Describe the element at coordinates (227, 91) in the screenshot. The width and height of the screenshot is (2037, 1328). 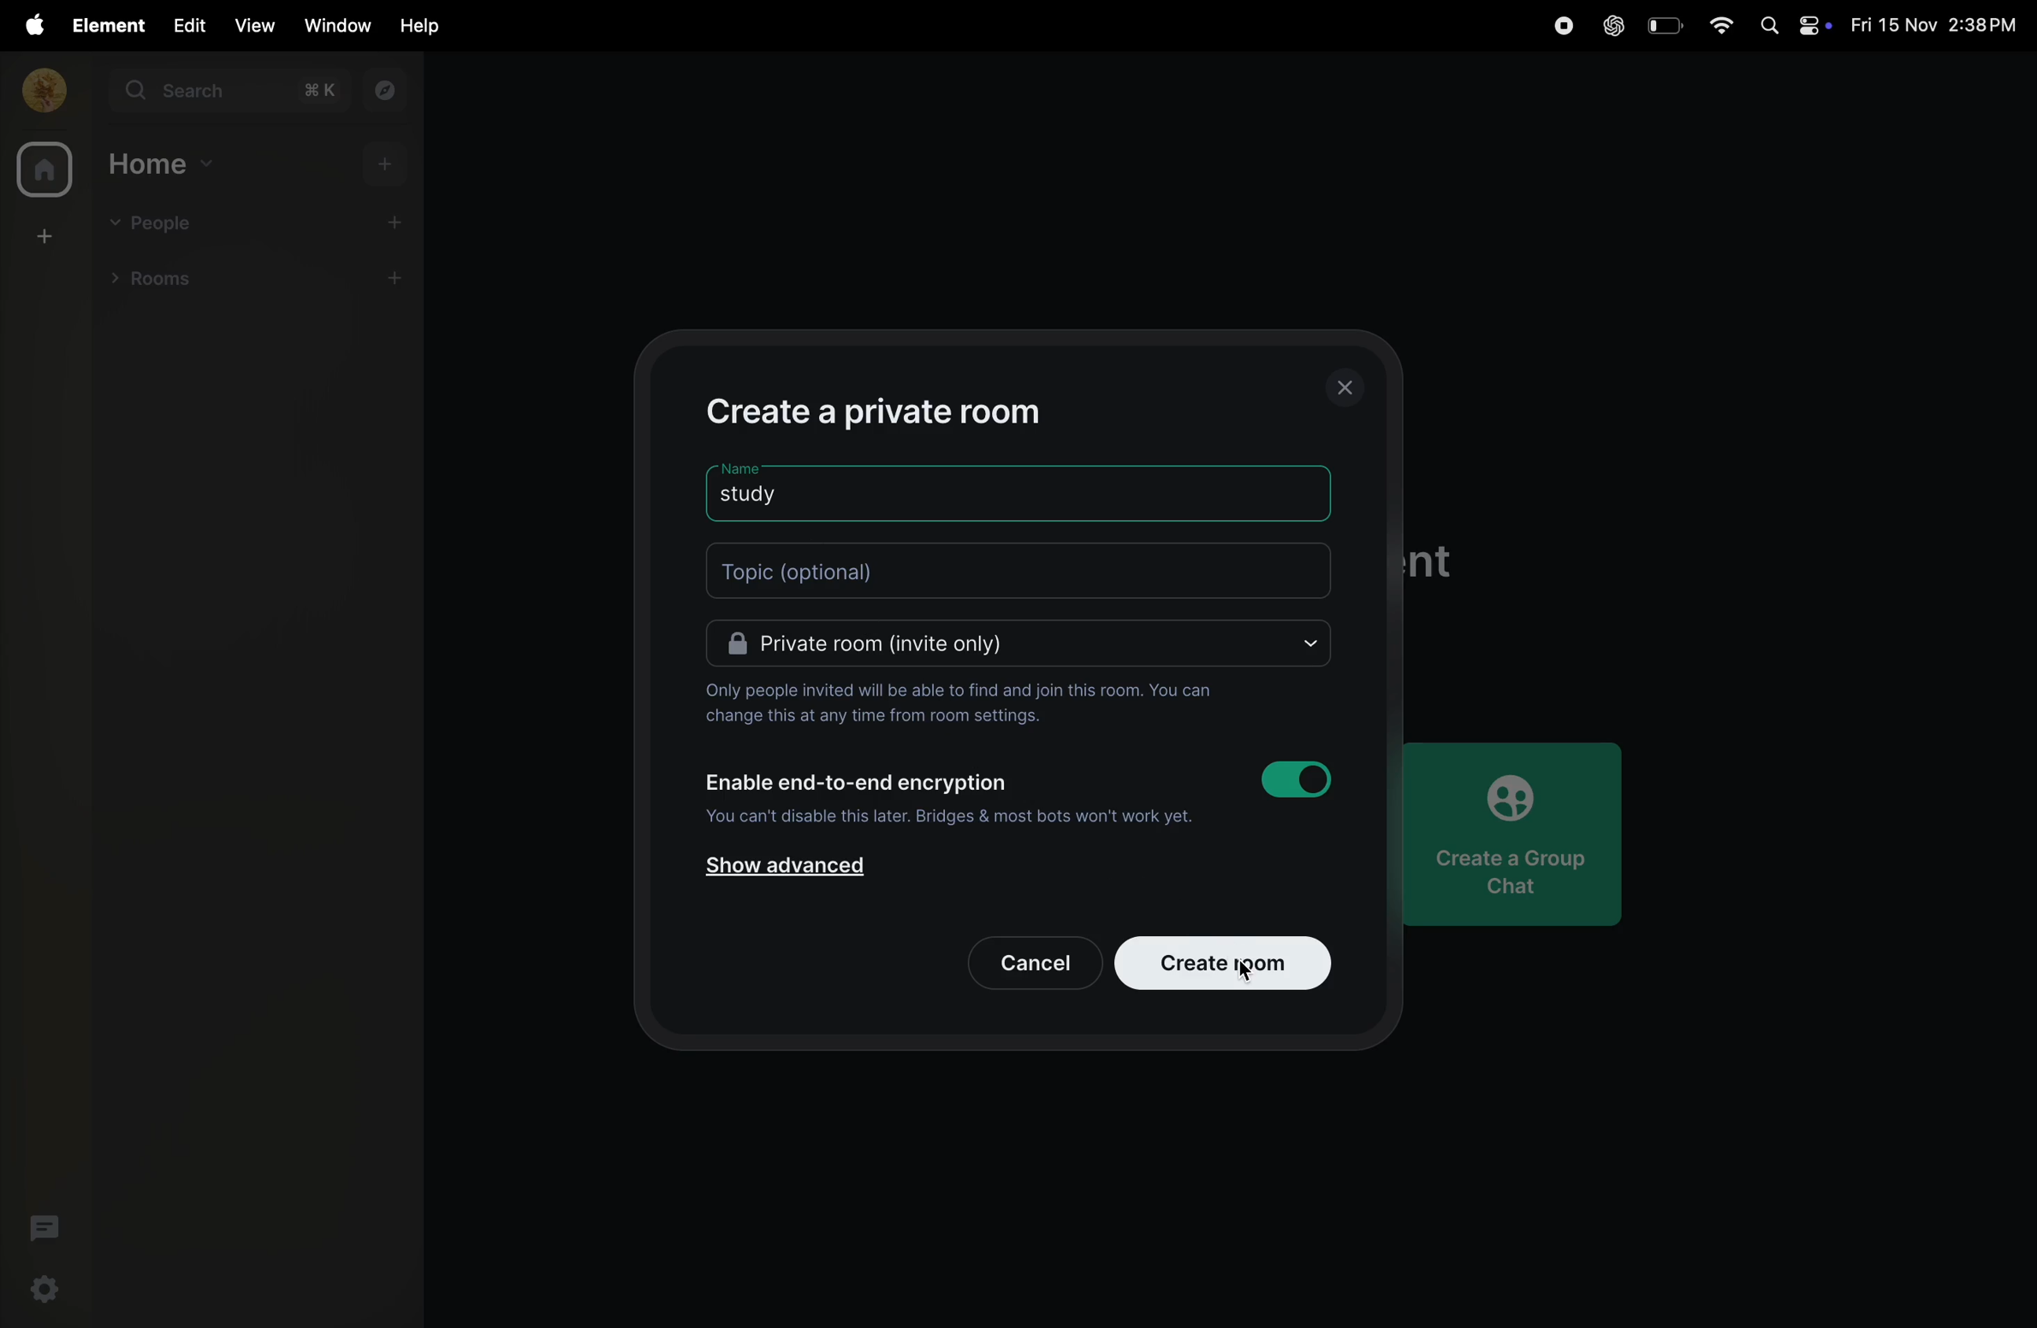
I see `search` at that location.